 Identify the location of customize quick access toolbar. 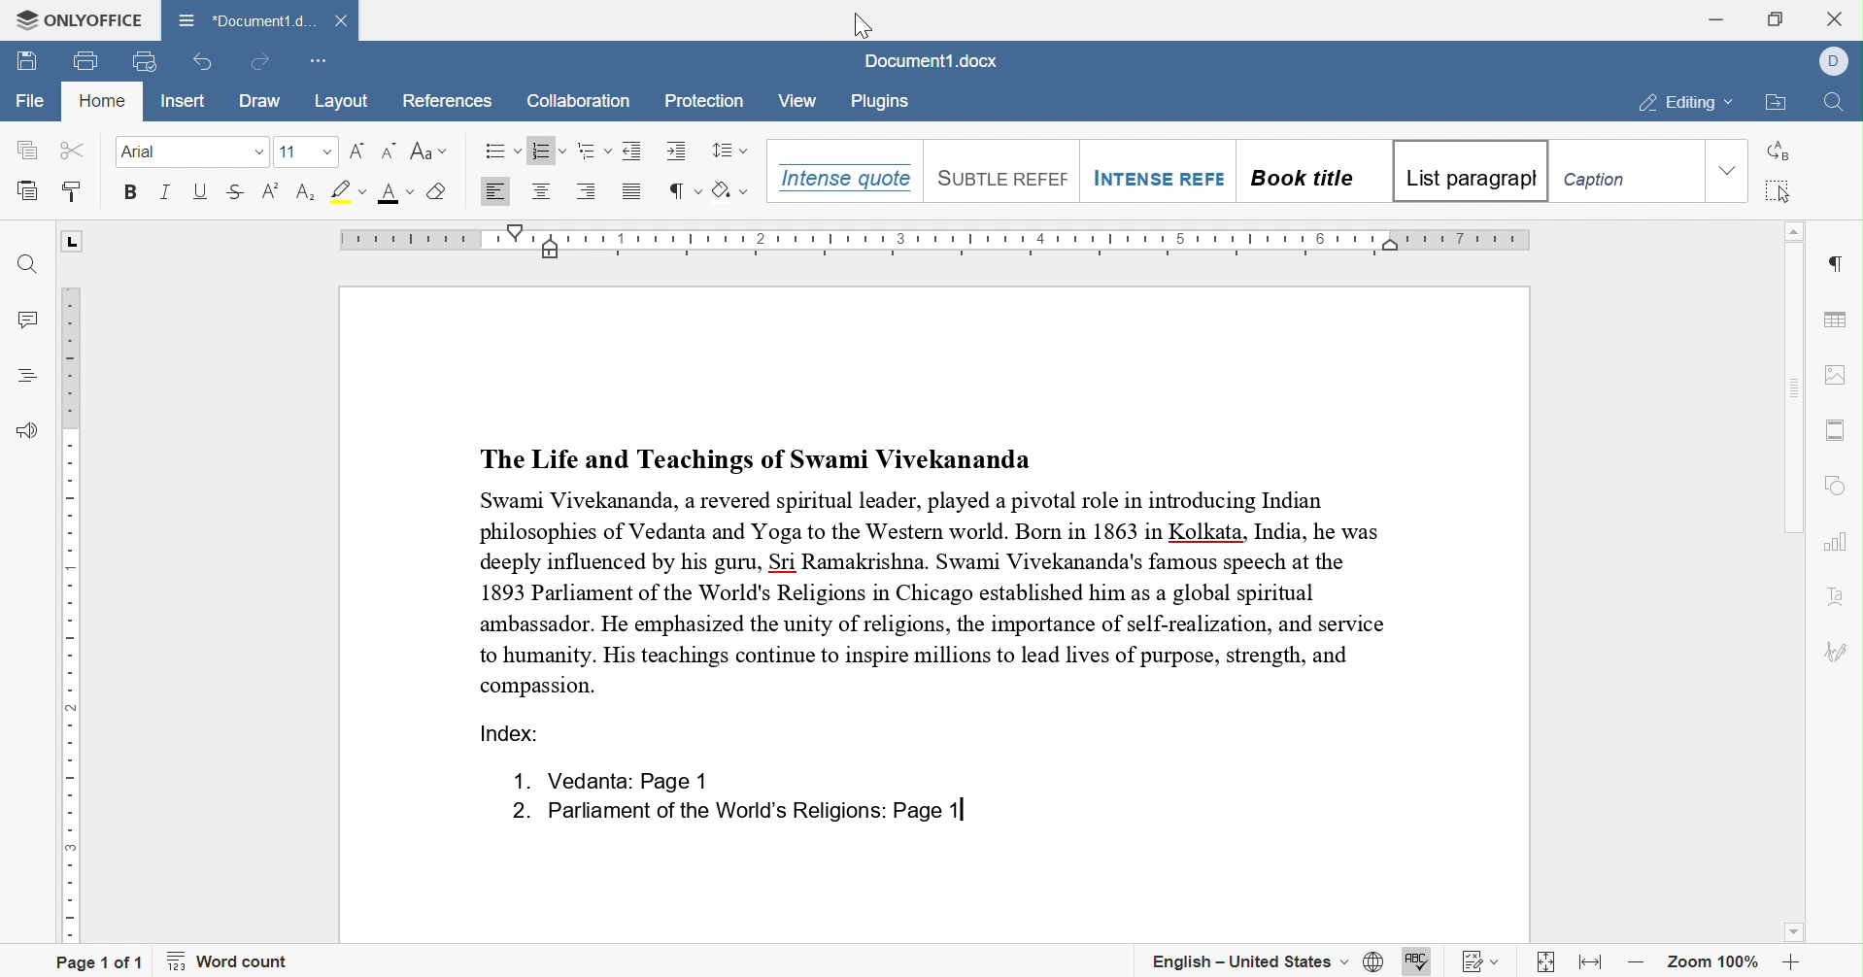
(316, 64).